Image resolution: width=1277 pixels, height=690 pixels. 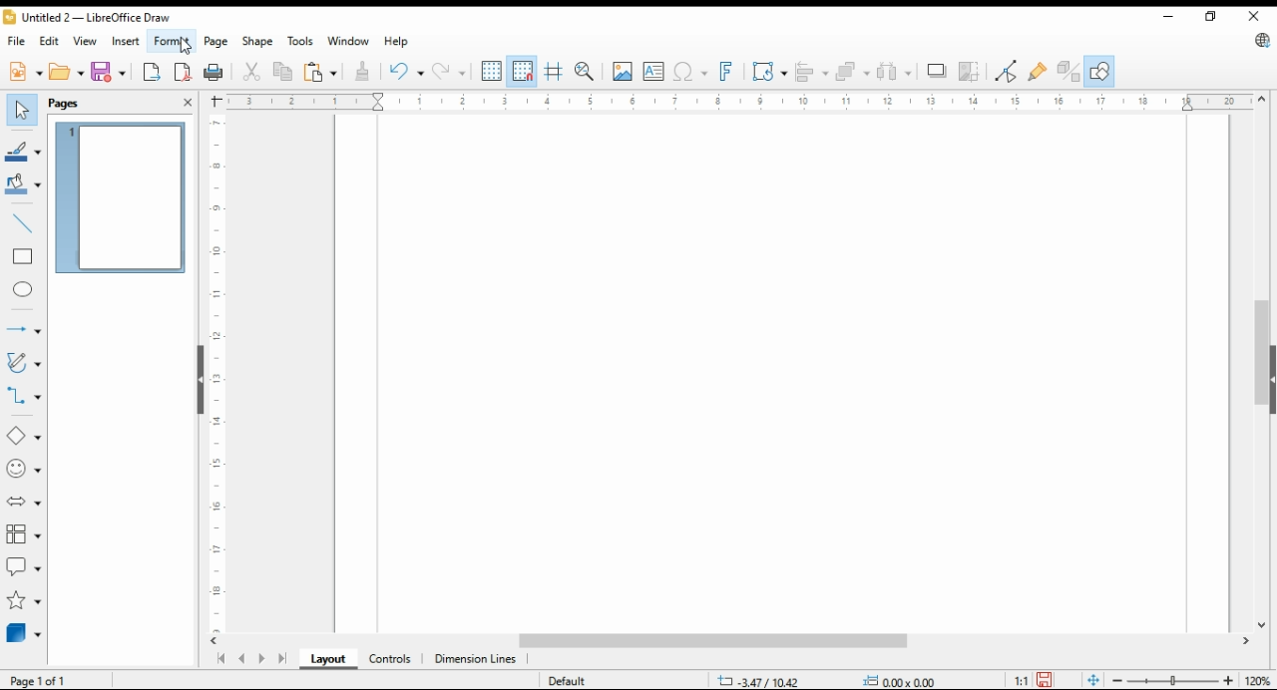 What do you see at coordinates (22, 255) in the screenshot?
I see `rectangle` at bounding box center [22, 255].